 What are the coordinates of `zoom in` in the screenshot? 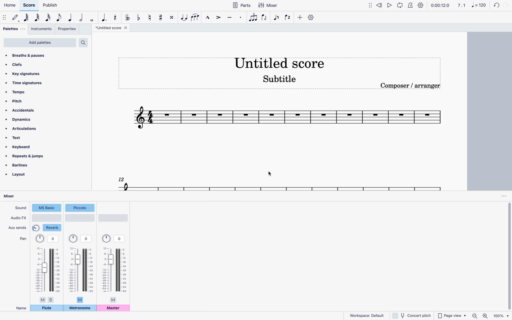 It's located at (485, 315).